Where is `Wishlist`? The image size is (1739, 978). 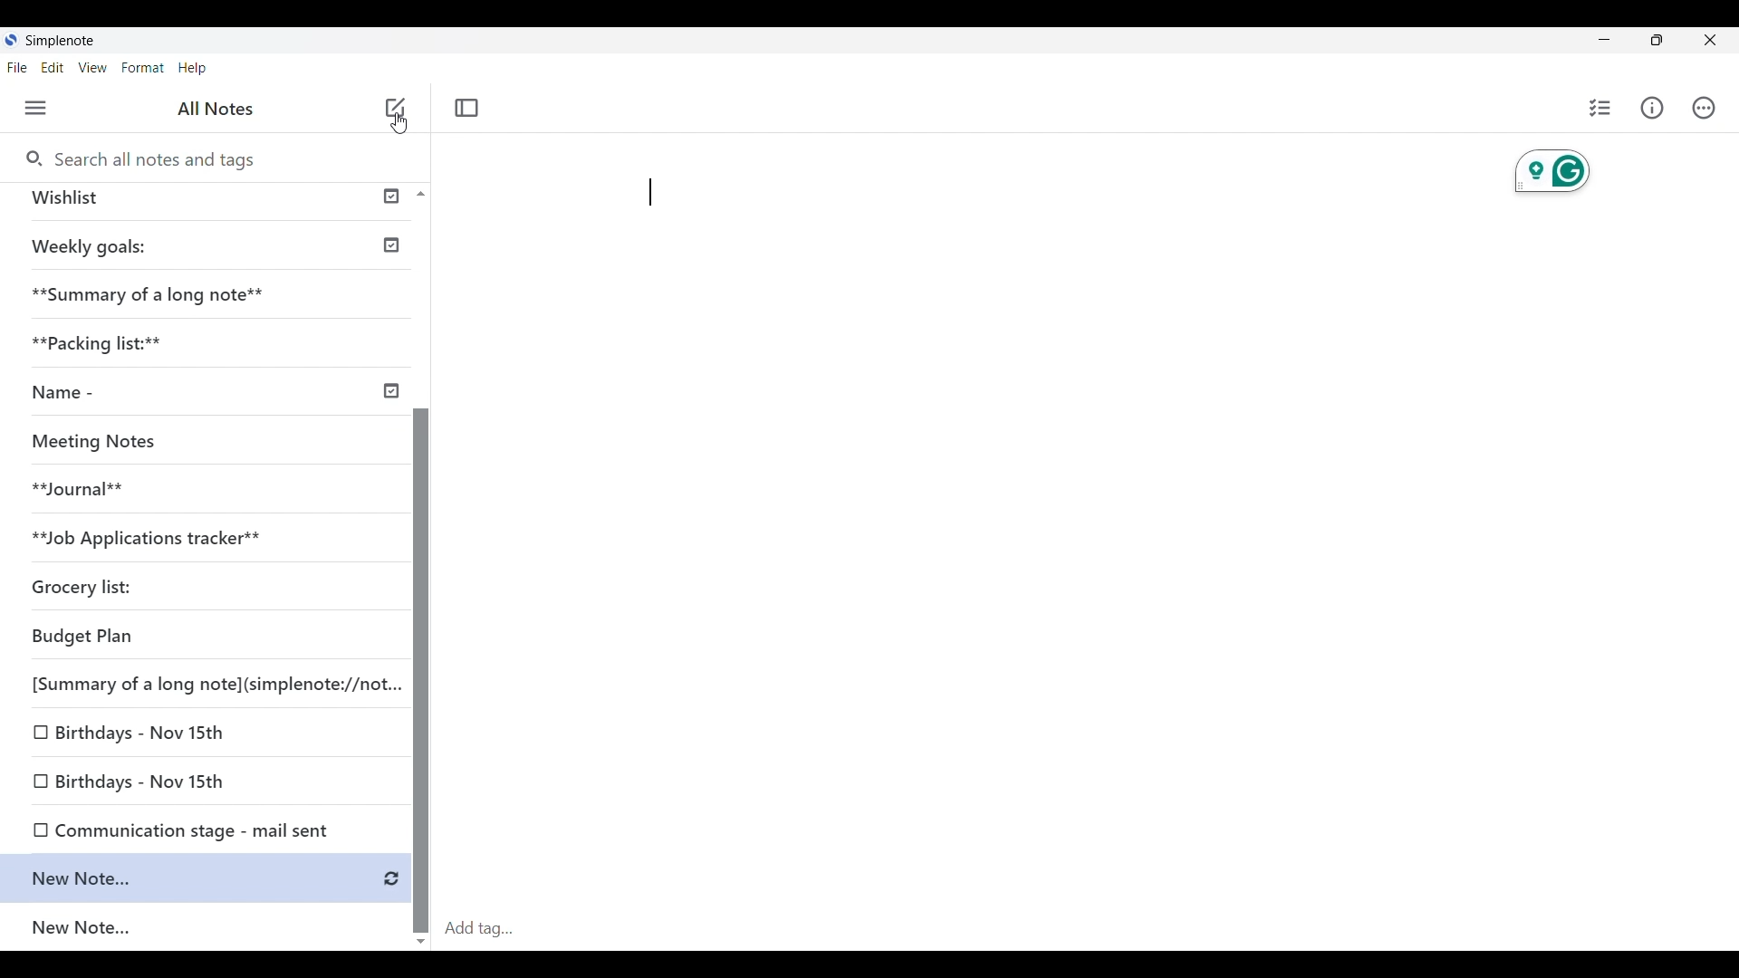 Wishlist is located at coordinates (71, 197).